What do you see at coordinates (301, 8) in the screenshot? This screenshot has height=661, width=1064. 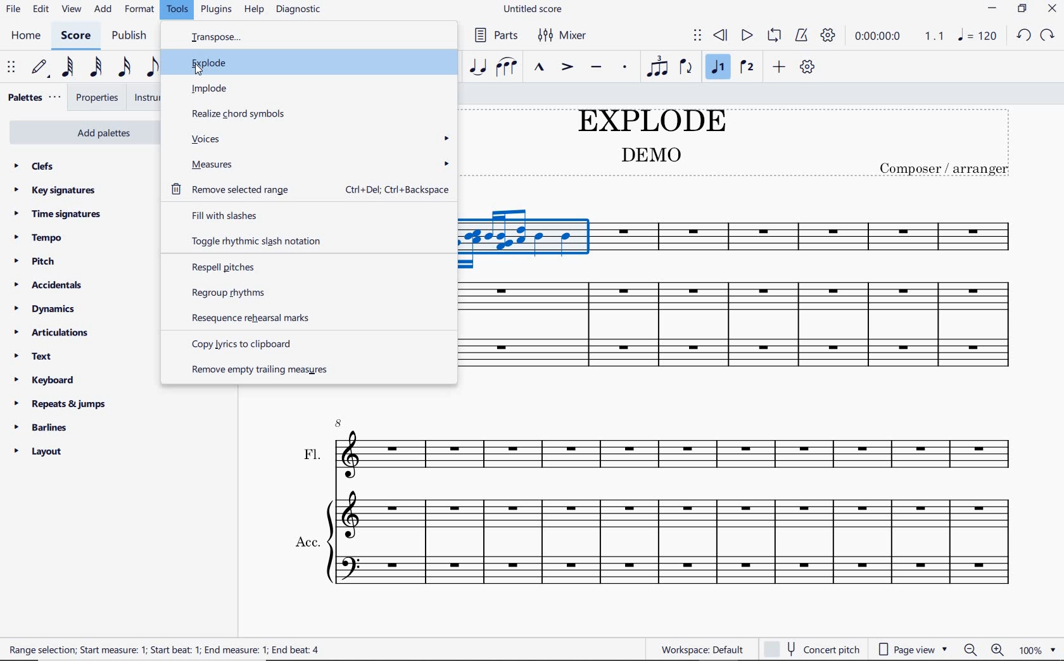 I see `diagnostic` at bounding box center [301, 8].